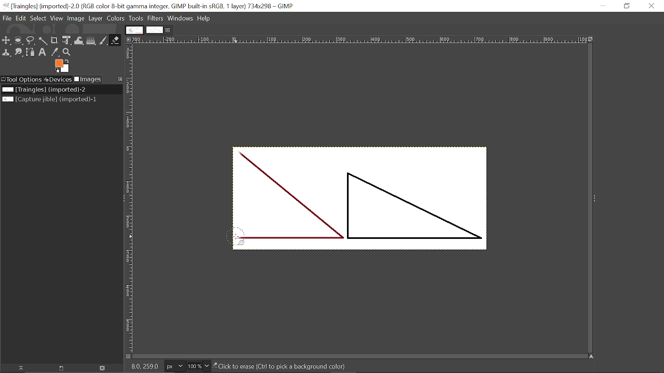 The width and height of the screenshot is (664, 373). I want to click on Toggle quick mask on/off, so click(128, 356).